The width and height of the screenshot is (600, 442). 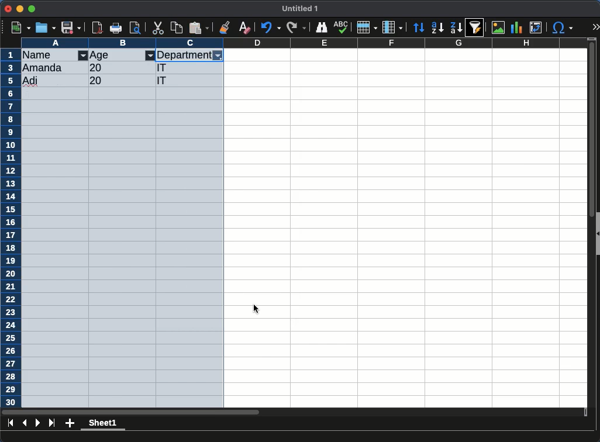 What do you see at coordinates (38, 423) in the screenshot?
I see `next page` at bounding box center [38, 423].